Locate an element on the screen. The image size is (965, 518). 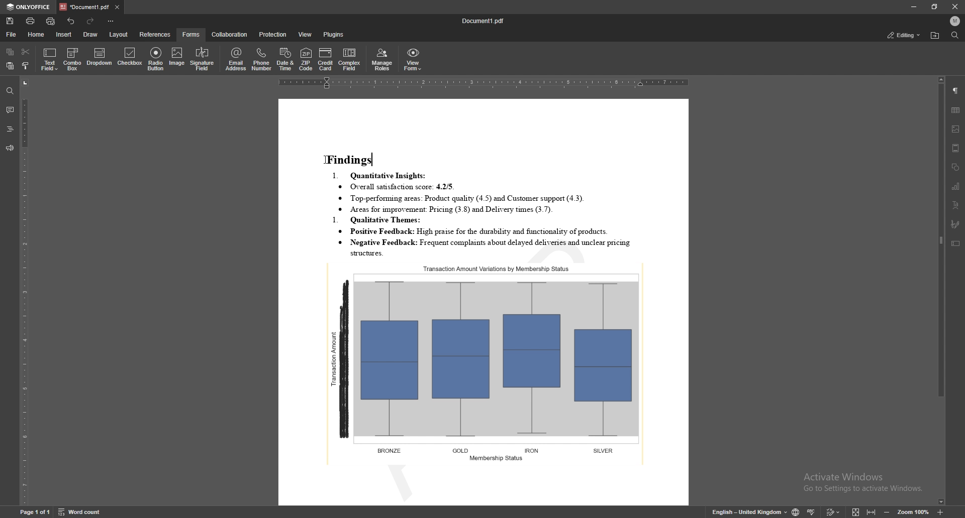
cut is located at coordinates (26, 51).